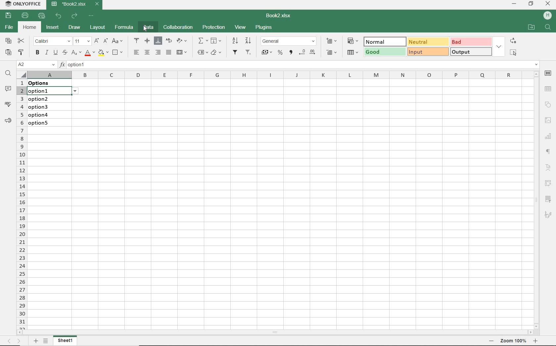 The width and height of the screenshot is (556, 346). I want to click on FIND, so click(8, 73).